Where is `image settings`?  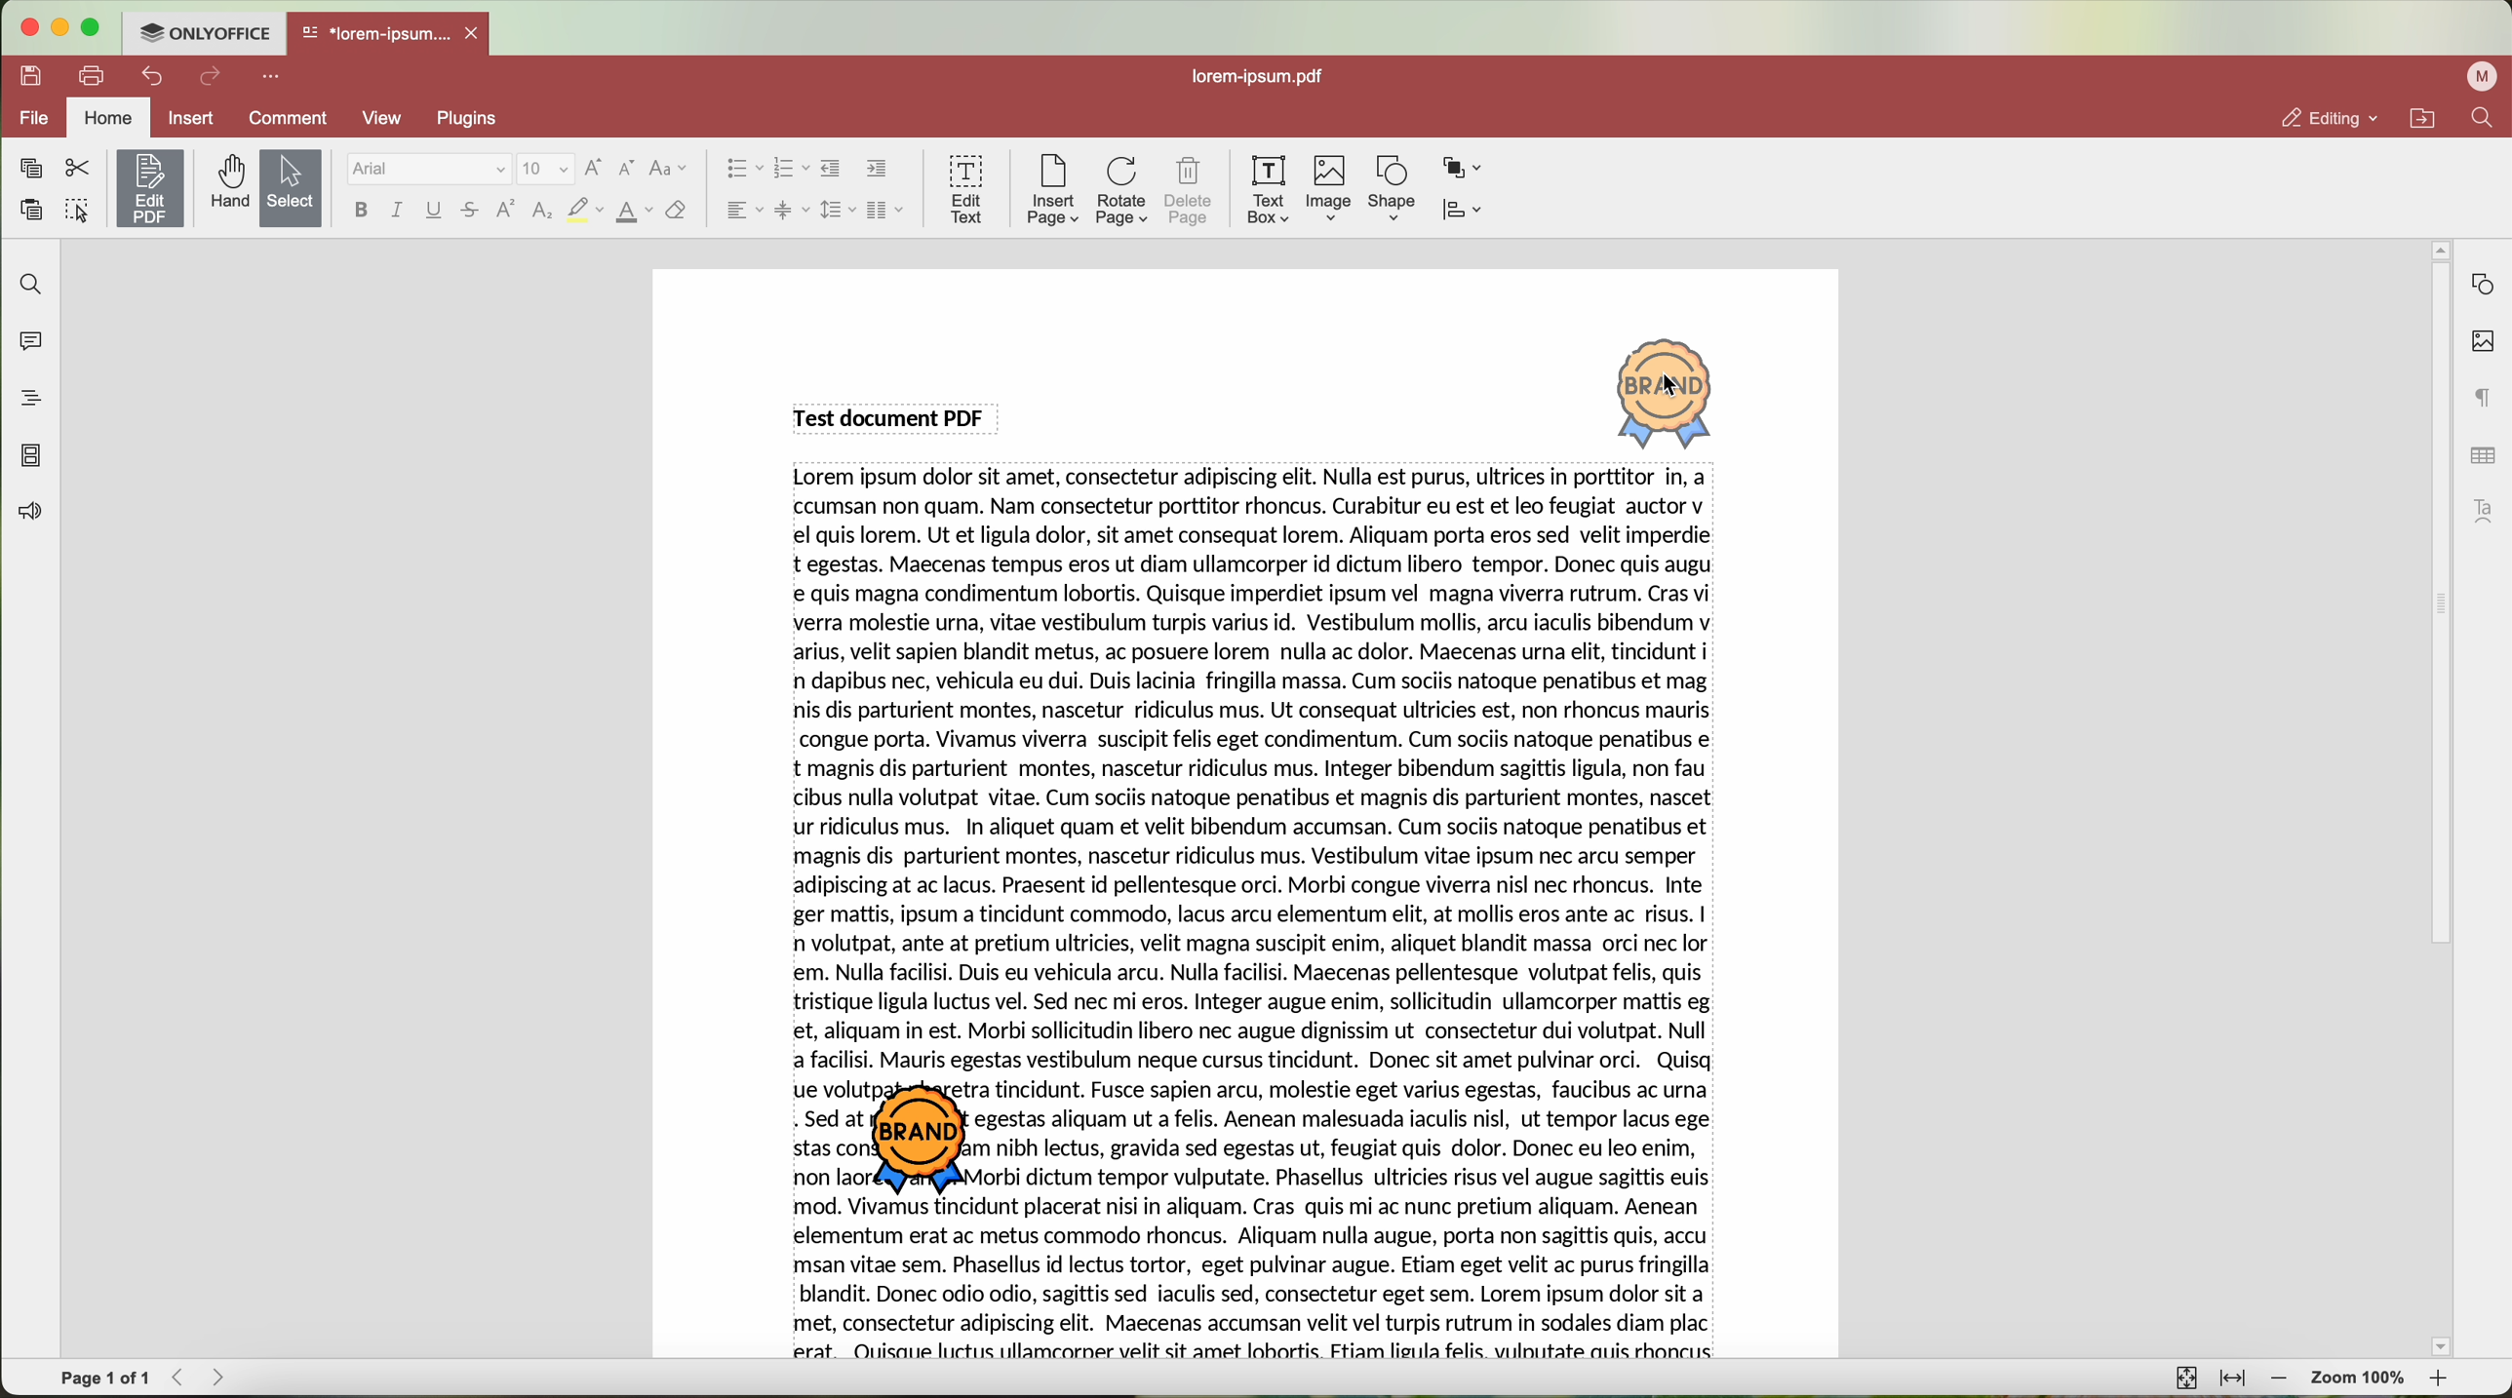
image settings is located at coordinates (2483, 342).